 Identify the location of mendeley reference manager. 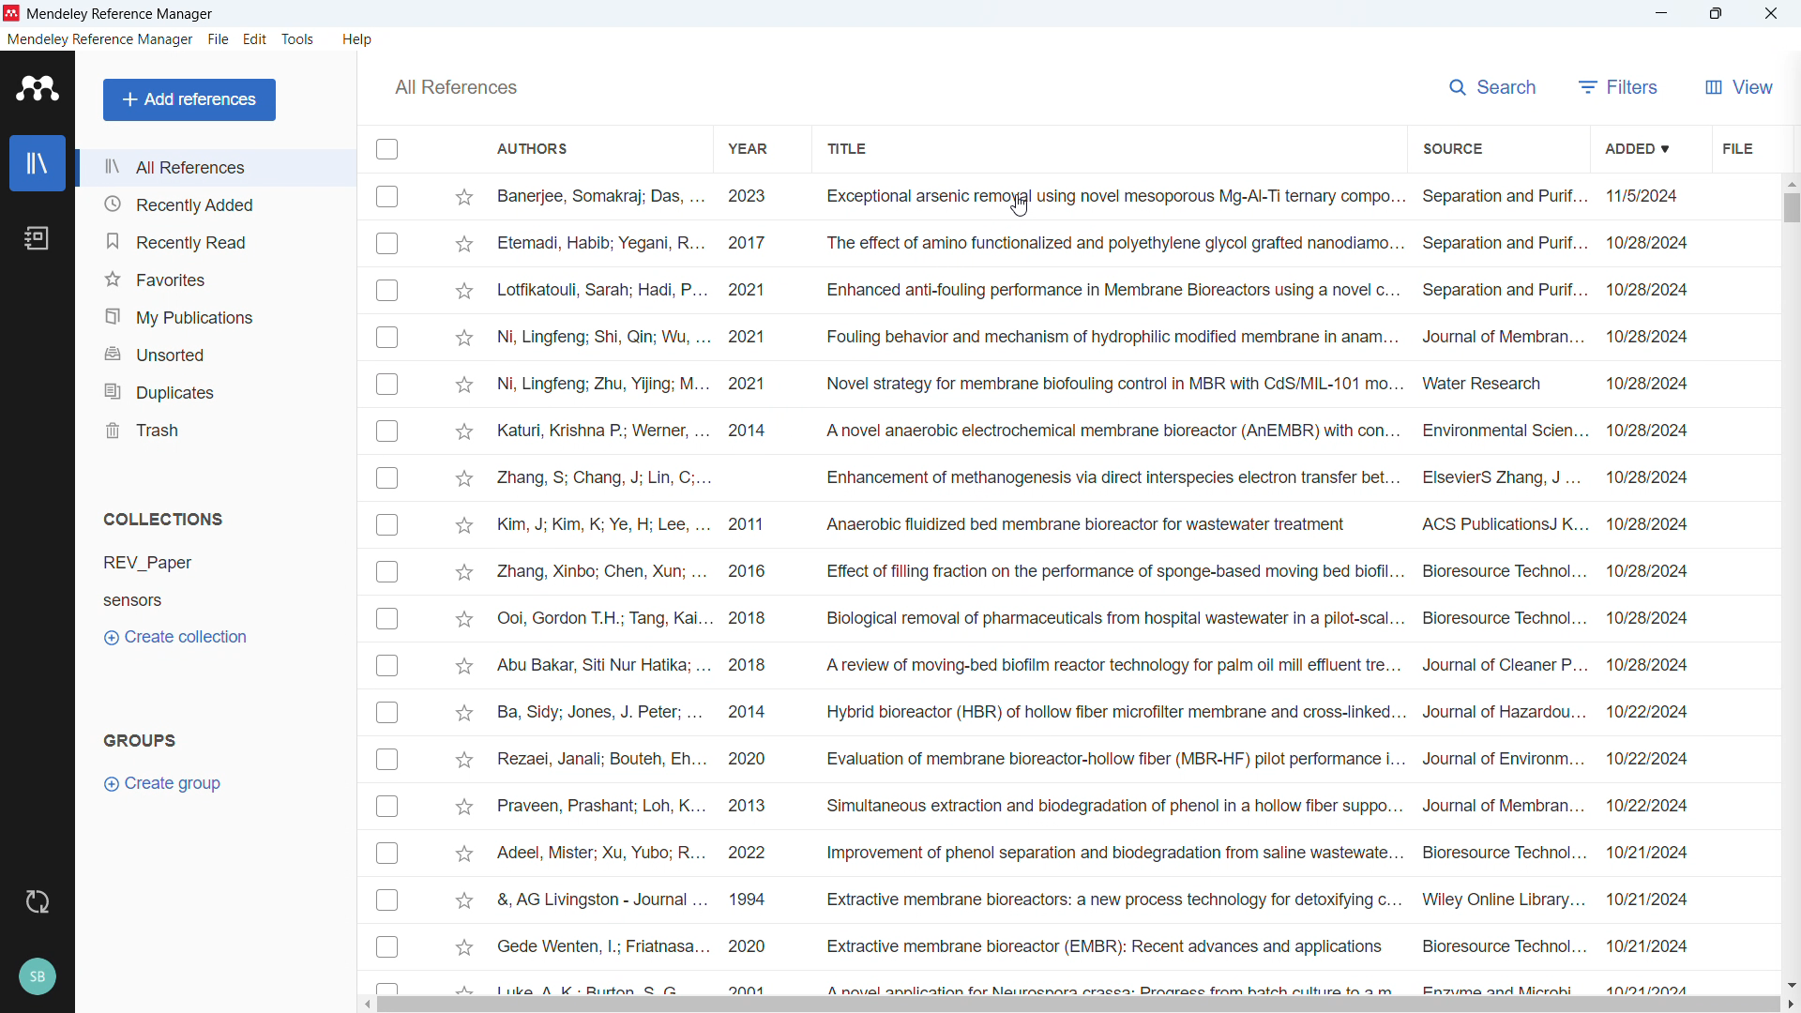
(129, 12).